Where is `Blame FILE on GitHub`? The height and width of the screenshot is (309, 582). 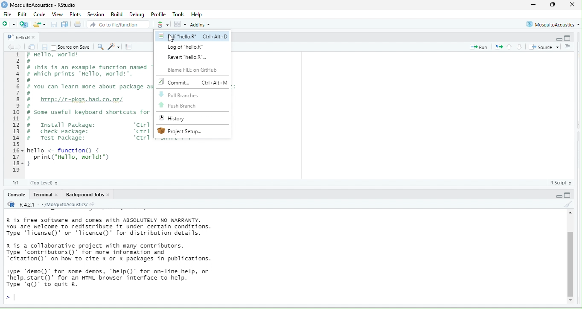 Blame FILE on GitHub is located at coordinates (192, 70).